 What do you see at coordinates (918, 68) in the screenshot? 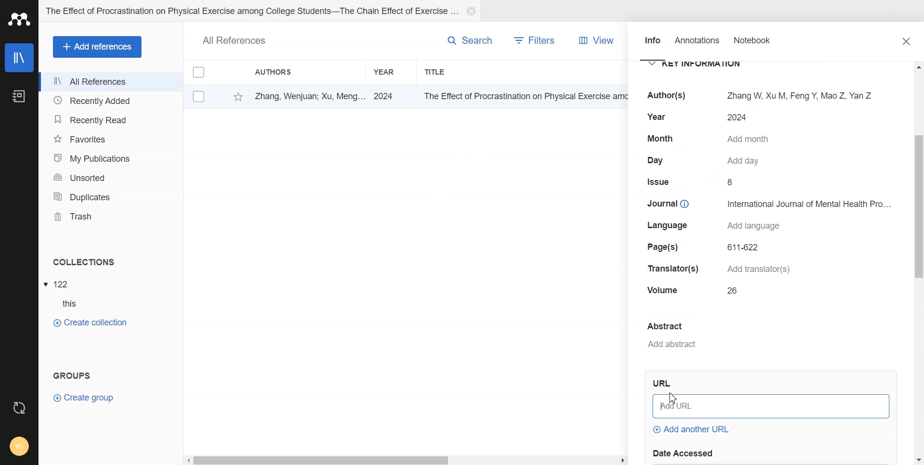
I see `Up` at bounding box center [918, 68].